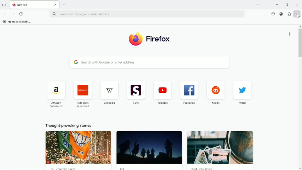  Describe the element at coordinates (136, 103) in the screenshot. I see `slate` at that location.